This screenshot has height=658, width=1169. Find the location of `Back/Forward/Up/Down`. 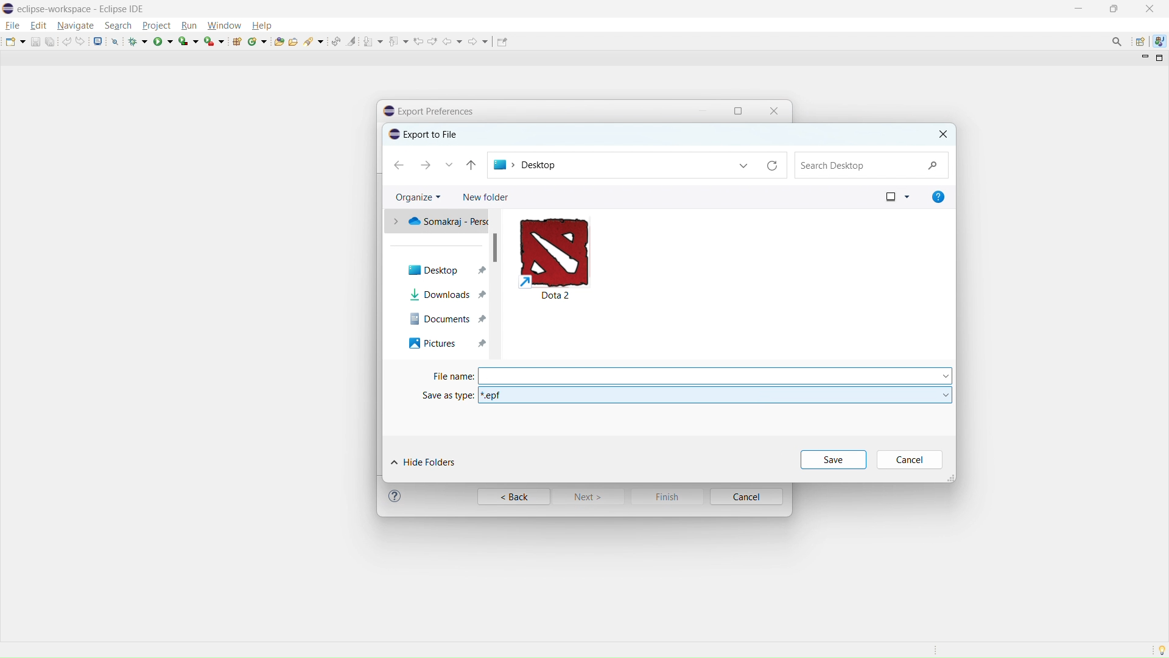

Back/Forward/Up/Down is located at coordinates (438, 164).